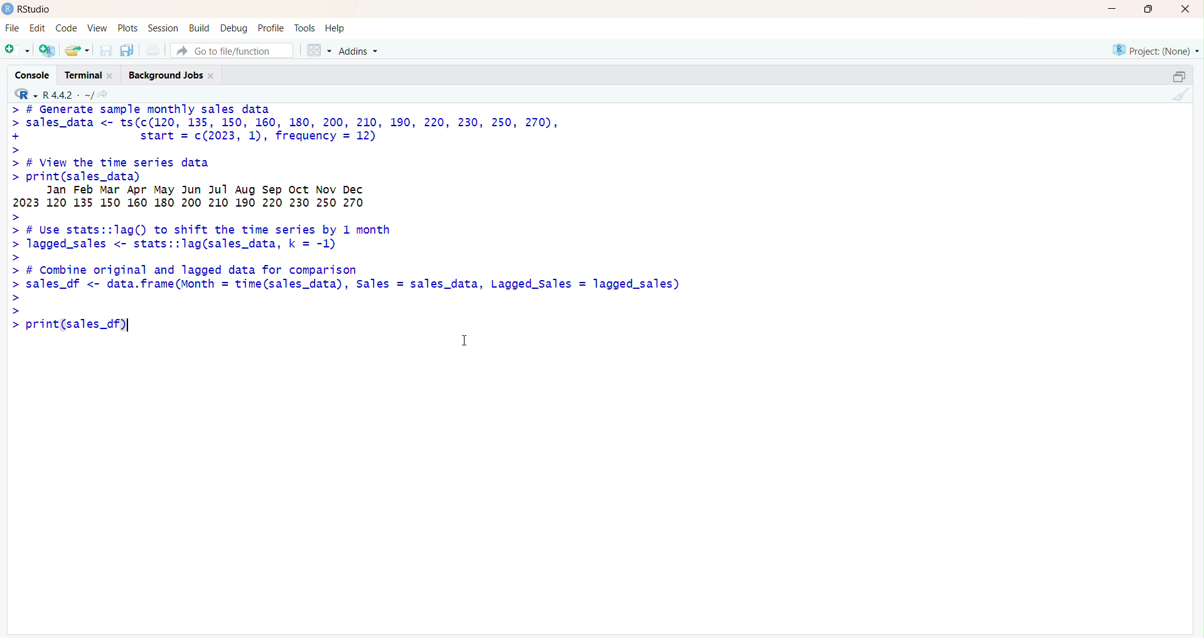 The width and height of the screenshot is (1204, 638). What do you see at coordinates (1154, 49) in the screenshot?
I see `project (none)` at bounding box center [1154, 49].